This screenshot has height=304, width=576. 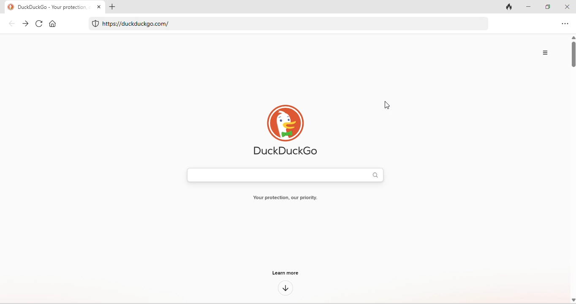 What do you see at coordinates (54, 24) in the screenshot?
I see `home` at bounding box center [54, 24].